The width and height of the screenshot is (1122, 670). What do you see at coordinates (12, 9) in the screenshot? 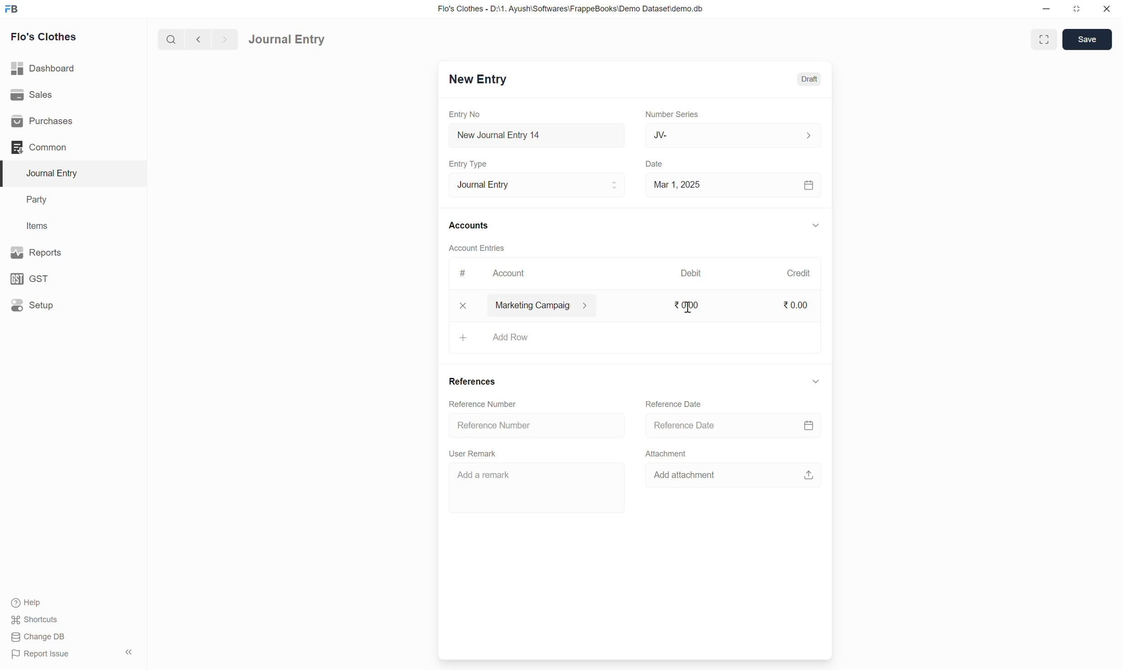
I see `FB` at bounding box center [12, 9].